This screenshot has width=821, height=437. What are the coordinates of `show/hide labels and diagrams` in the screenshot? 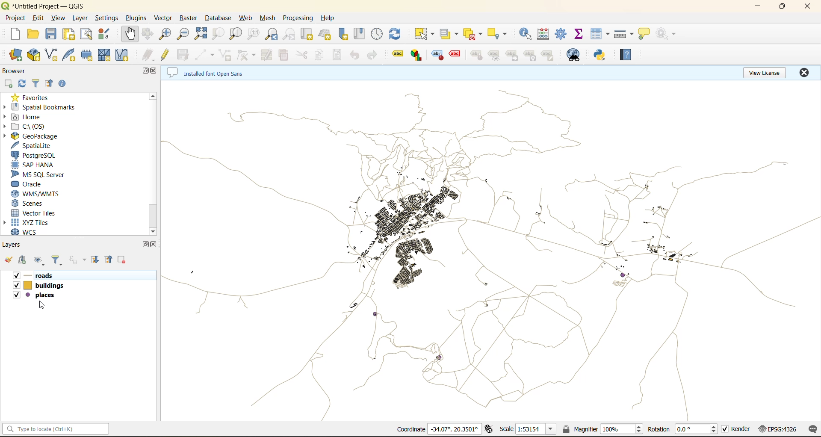 It's located at (496, 55).